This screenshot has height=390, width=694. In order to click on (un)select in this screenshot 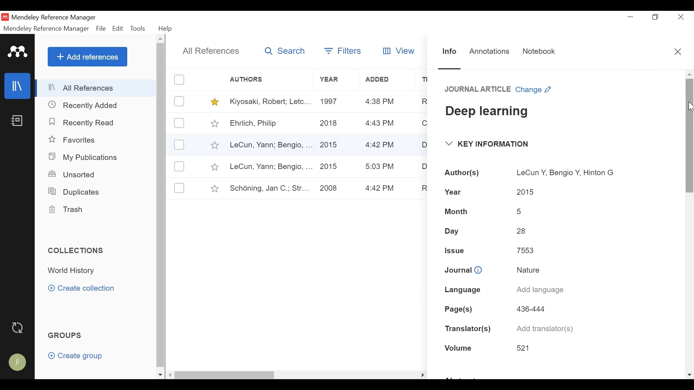, I will do `click(179, 166)`.